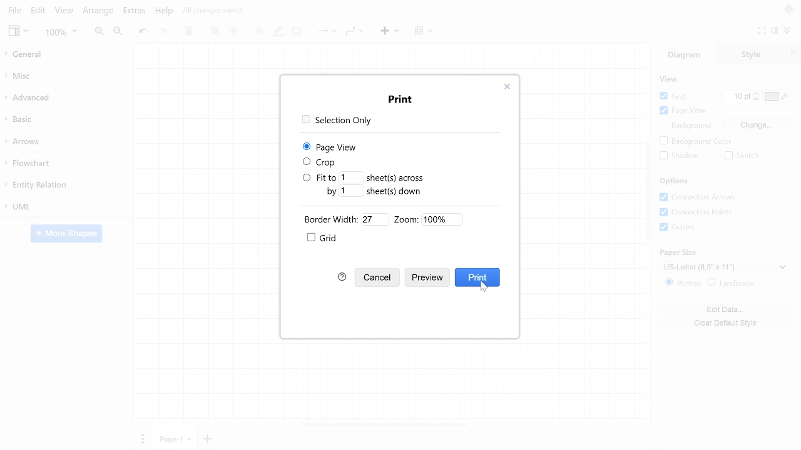 This screenshot has height=450, width=801. Describe the element at coordinates (683, 284) in the screenshot. I see `Potrait` at that location.